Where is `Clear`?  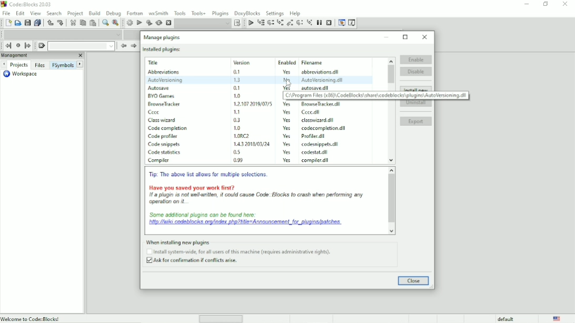 Clear is located at coordinates (42, 46).